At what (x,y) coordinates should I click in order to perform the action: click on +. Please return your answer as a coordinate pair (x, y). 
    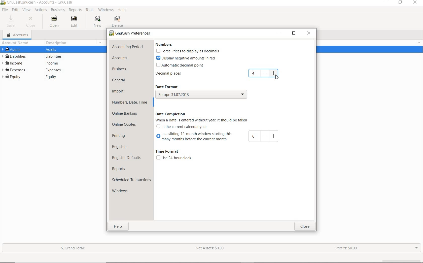
    Looking at the image, I should click on (274, 136).